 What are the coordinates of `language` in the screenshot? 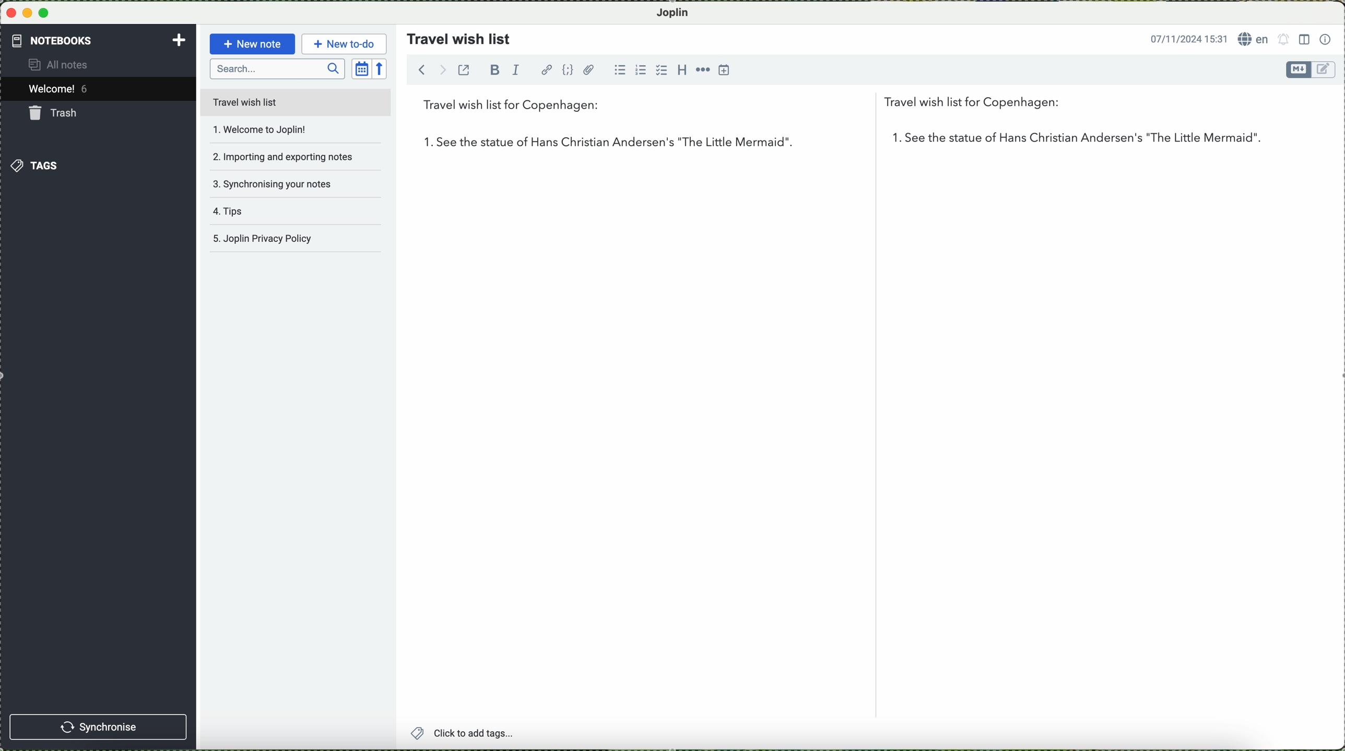 It's located at (1254, 39).